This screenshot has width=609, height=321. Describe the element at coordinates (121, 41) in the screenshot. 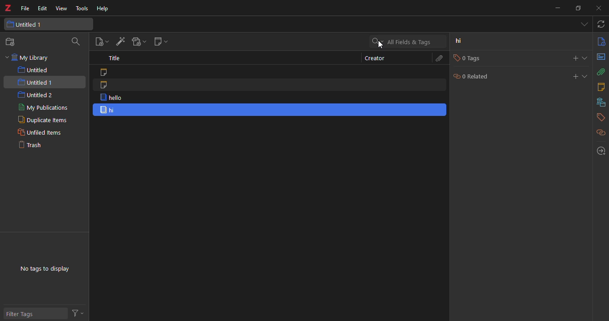

I see `add item` at that location.